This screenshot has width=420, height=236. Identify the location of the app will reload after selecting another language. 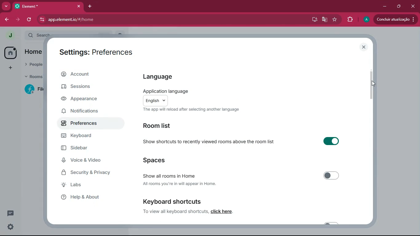
(191, 110).